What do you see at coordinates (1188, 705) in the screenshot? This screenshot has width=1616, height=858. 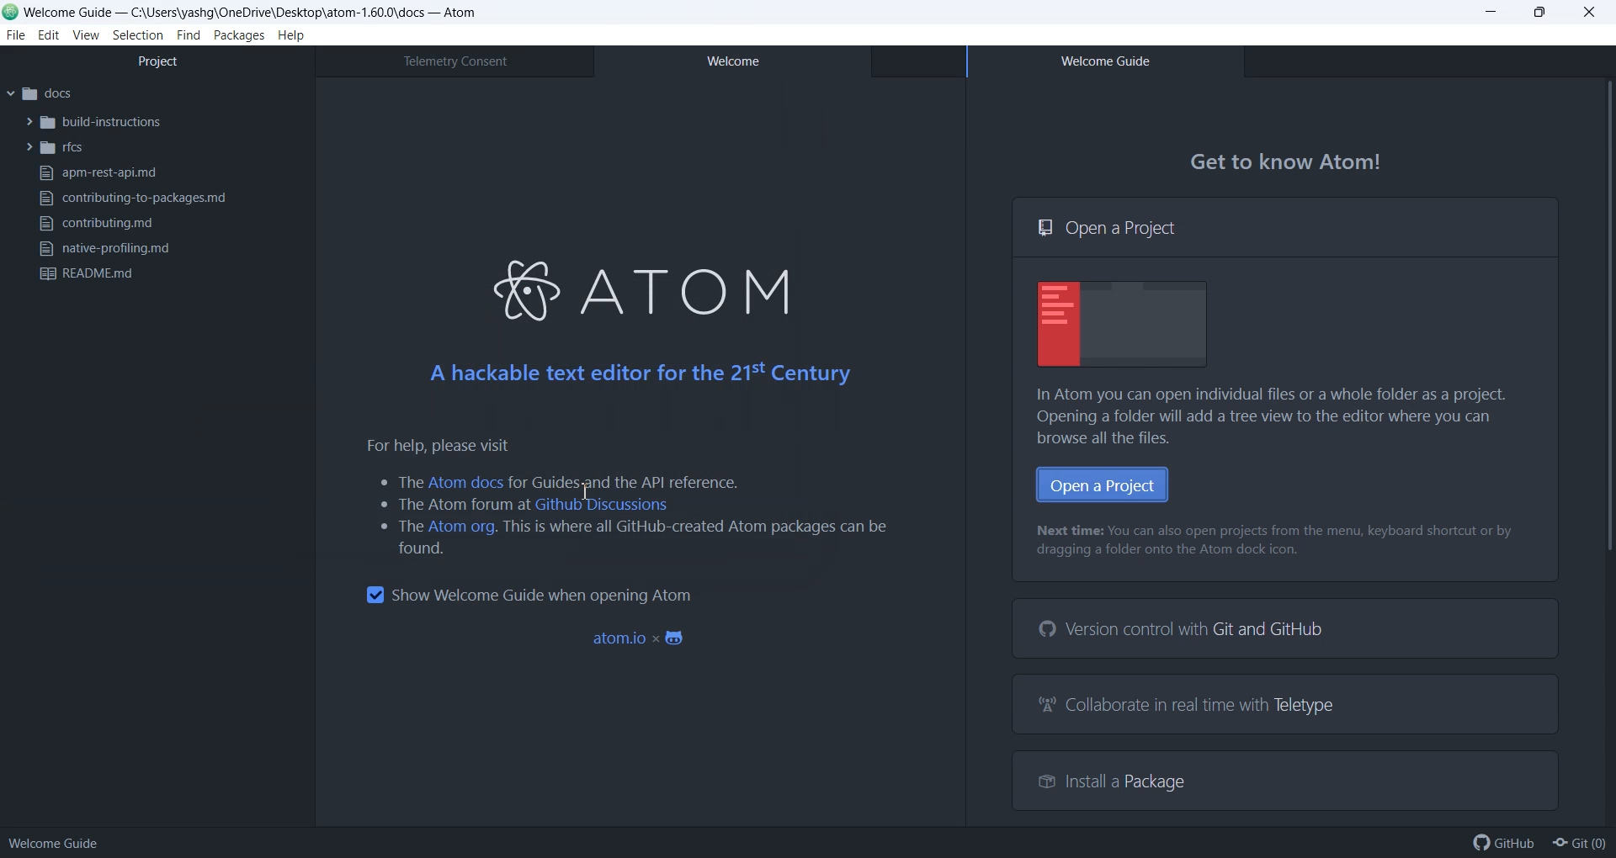 I see `Collaborate in real time with Teletype` at bounding box center [1188, 705].